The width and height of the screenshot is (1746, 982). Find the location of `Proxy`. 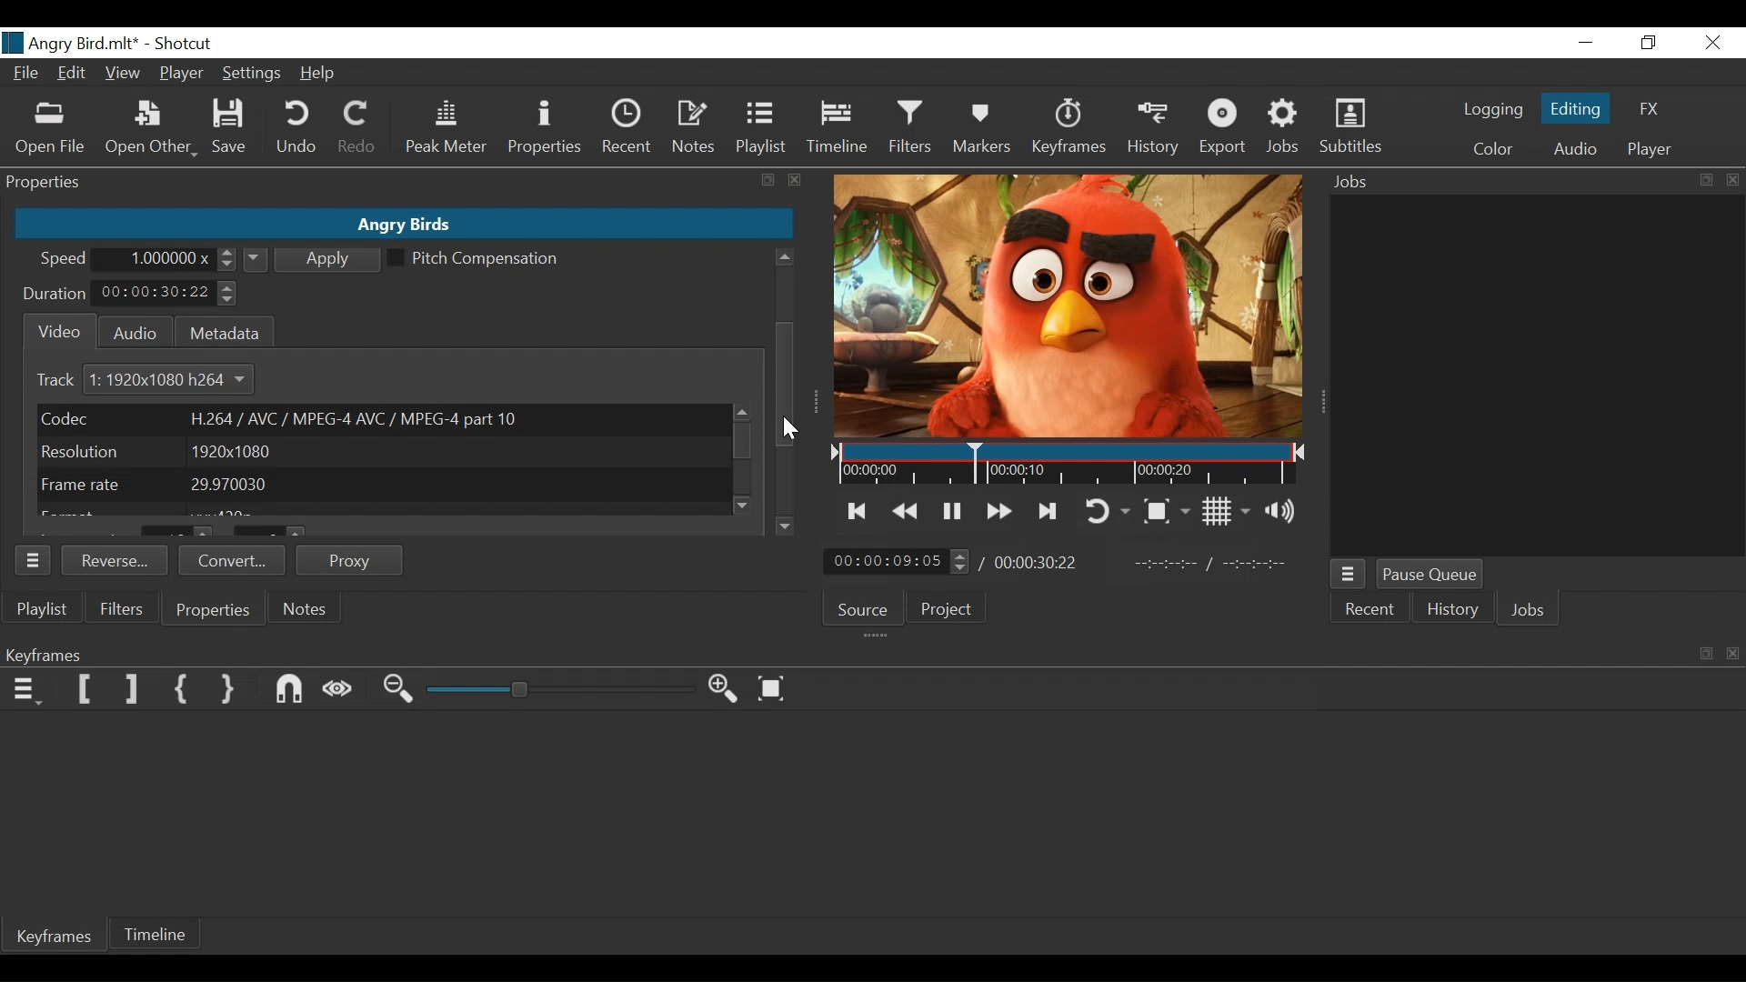

Proxy is located at coordinates (351, 560).